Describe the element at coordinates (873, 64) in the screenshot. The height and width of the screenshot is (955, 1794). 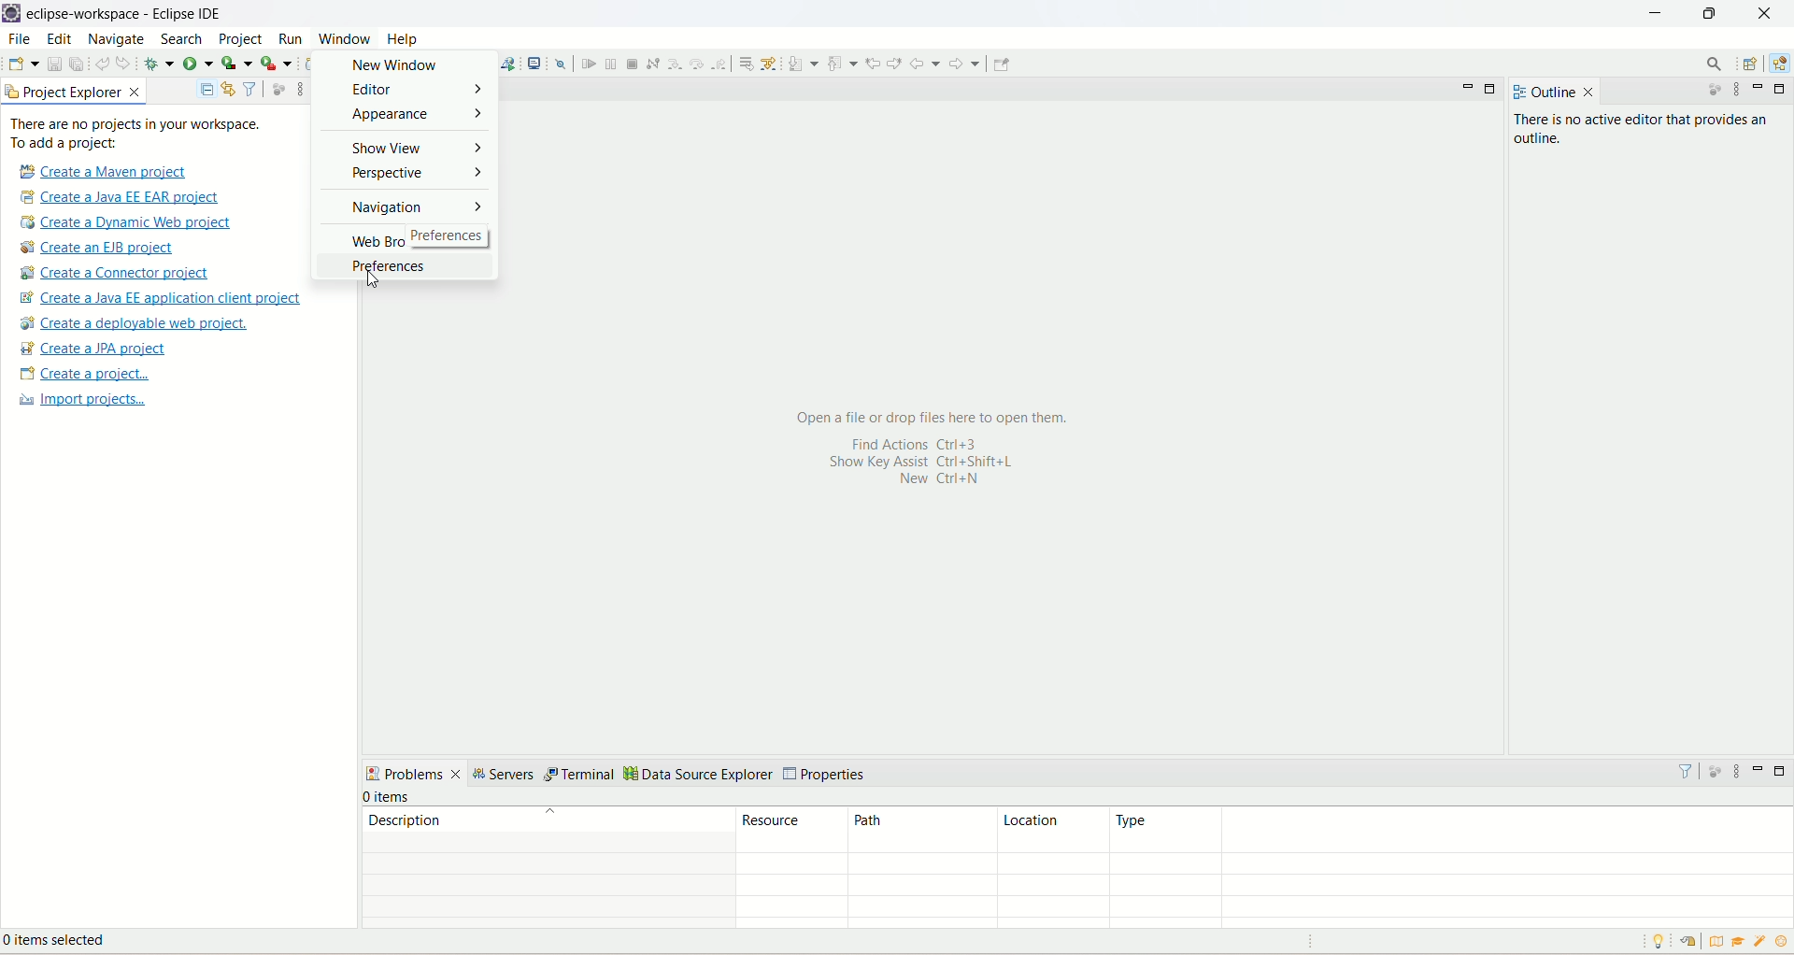
I see `previous edit location` at that location.